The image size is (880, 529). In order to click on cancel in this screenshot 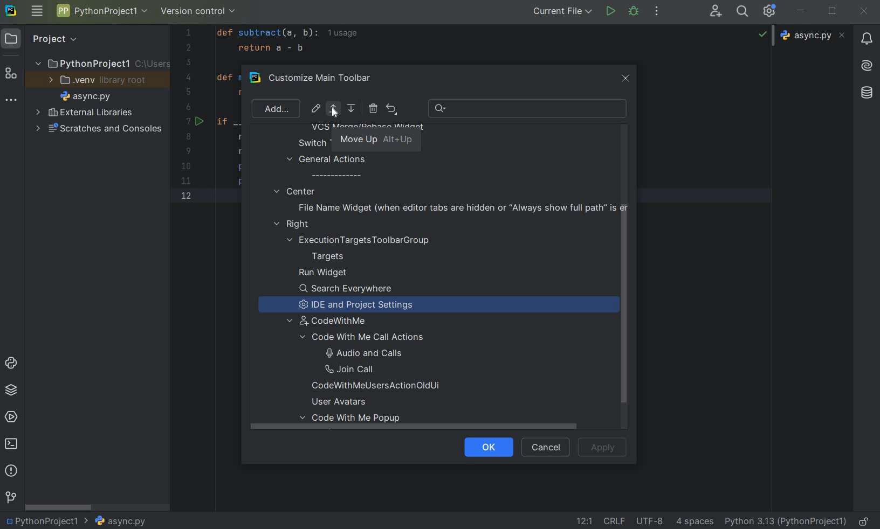, I will do `click(544, 448)`.